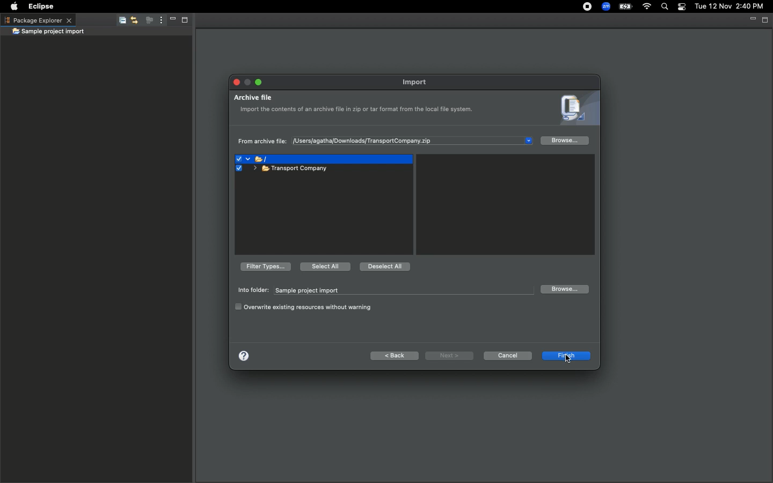  I want to click on View menu, so click(527, 139).